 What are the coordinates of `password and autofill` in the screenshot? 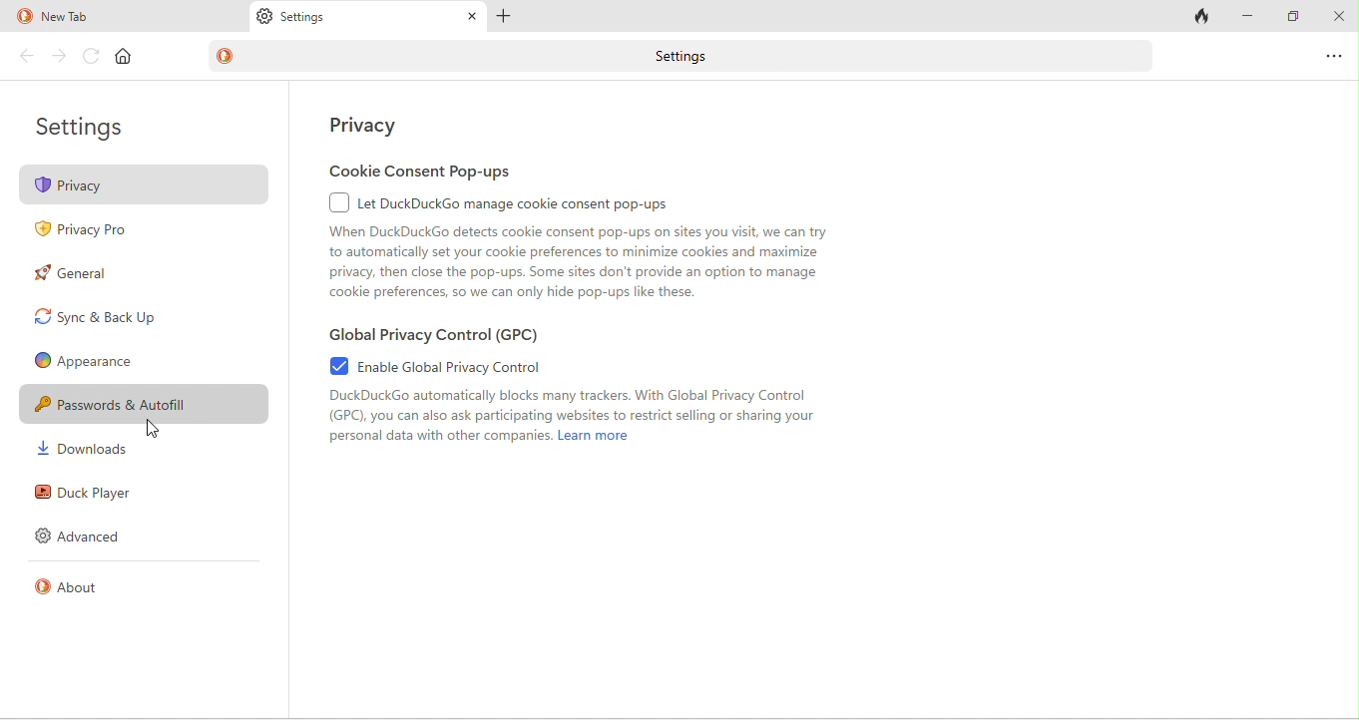 It's located at (144, 406).